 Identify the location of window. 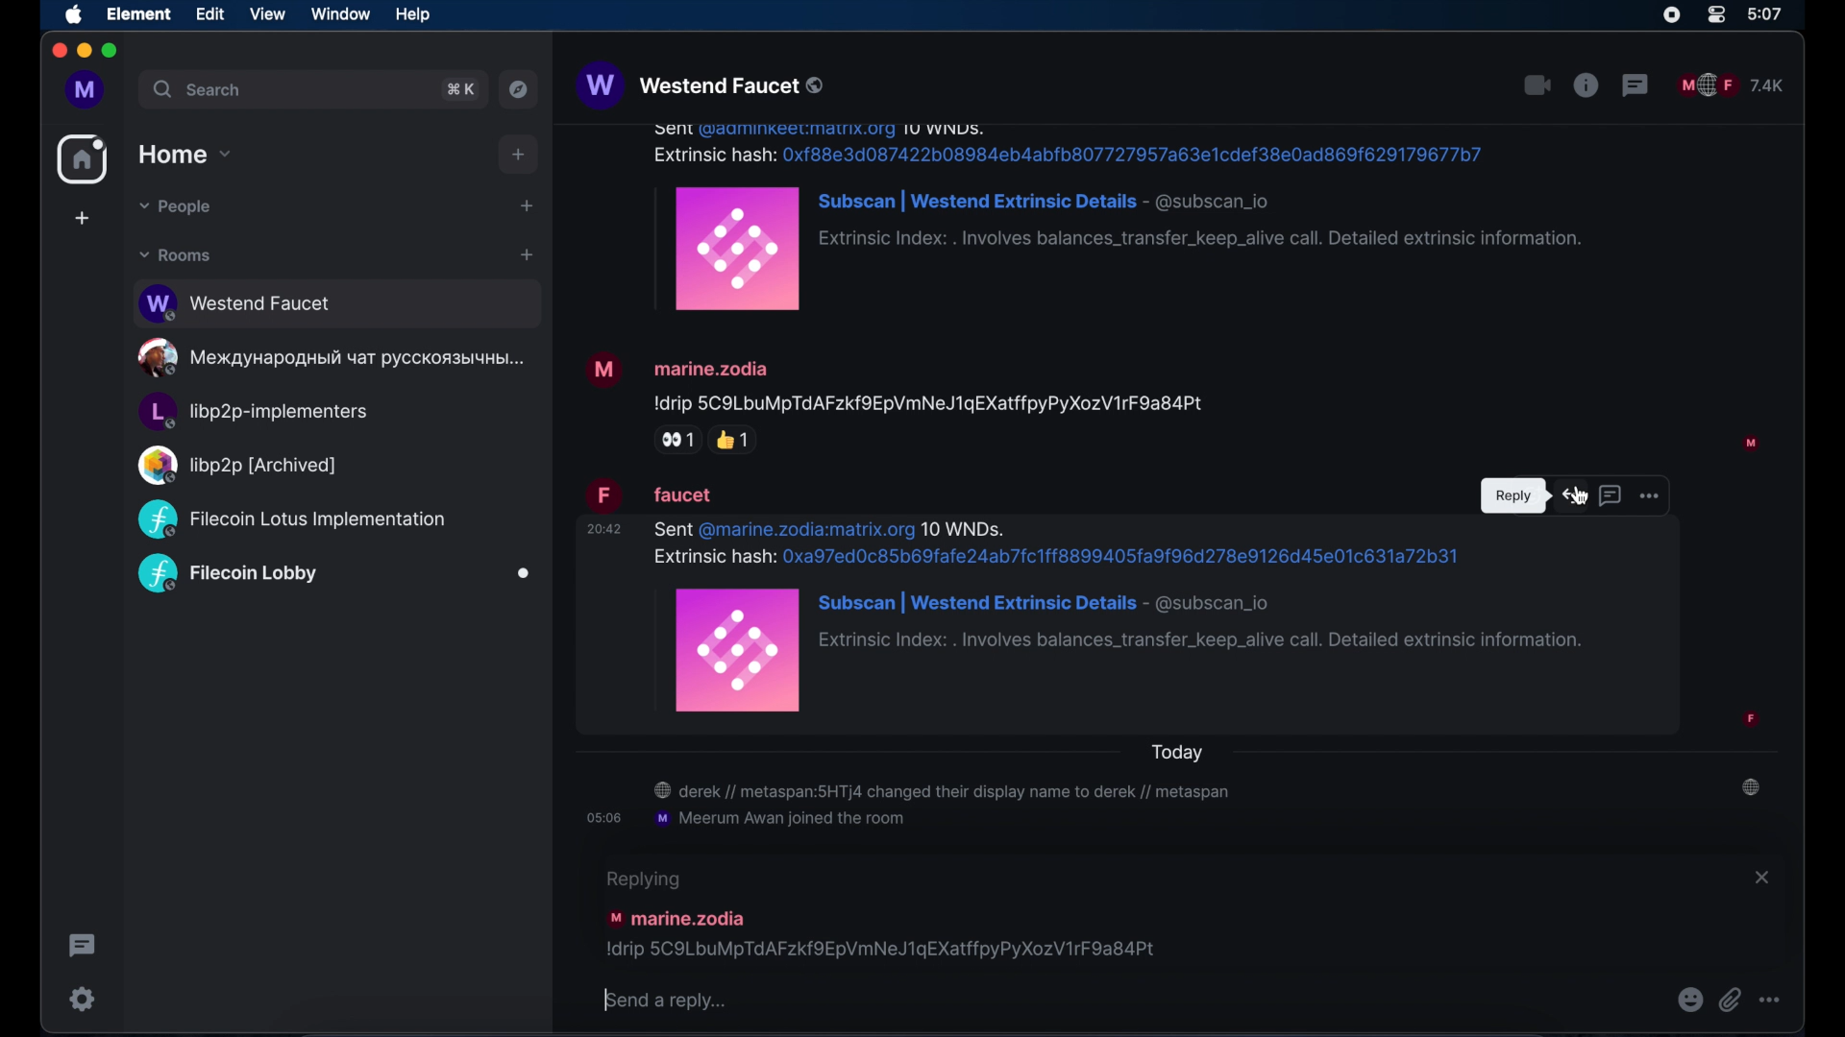
(340, 15).